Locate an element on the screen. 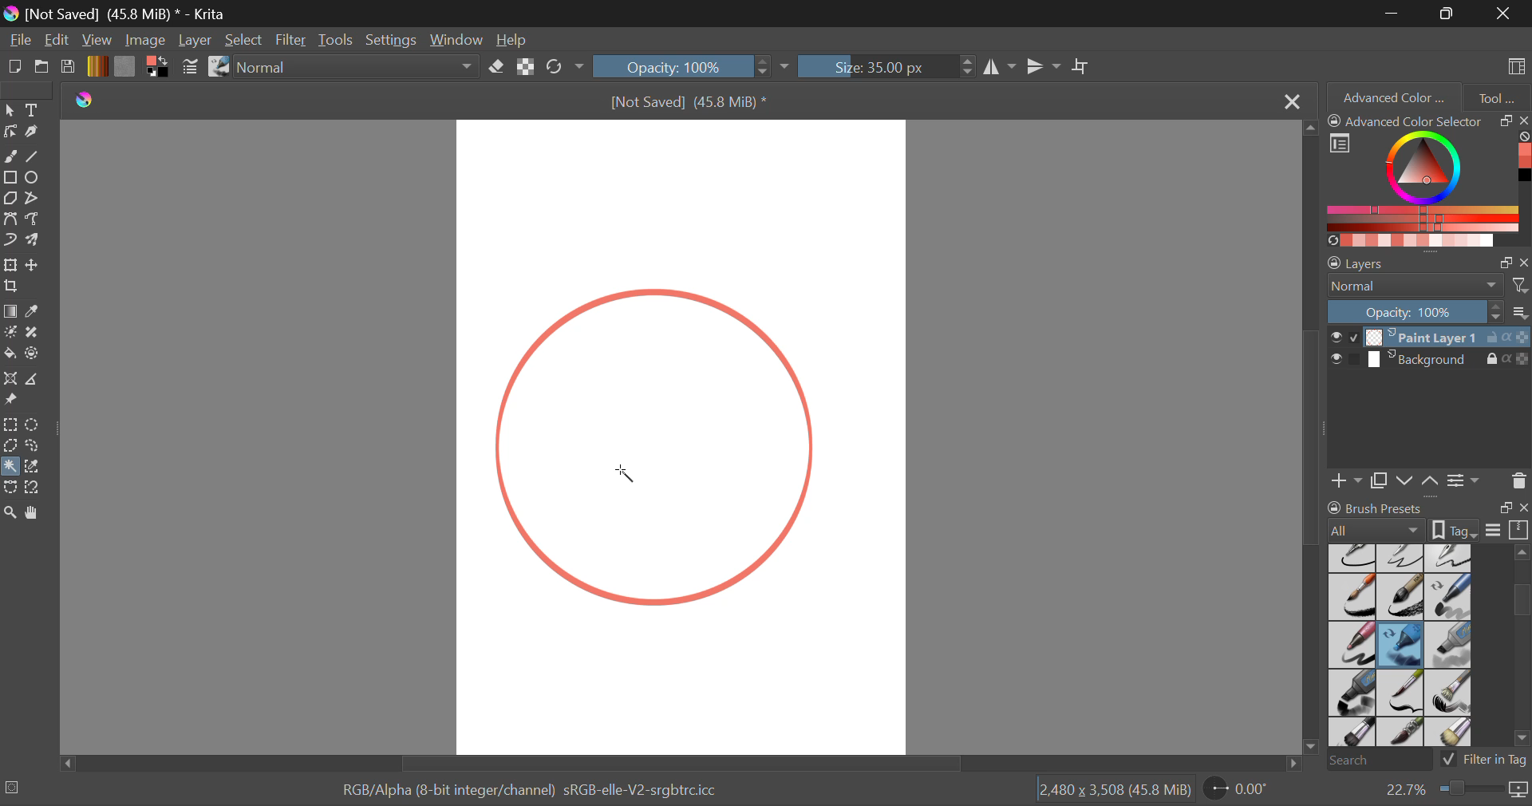 The image size is (1532, 806). Preserve Alpha is located at coordinates (525, 67).